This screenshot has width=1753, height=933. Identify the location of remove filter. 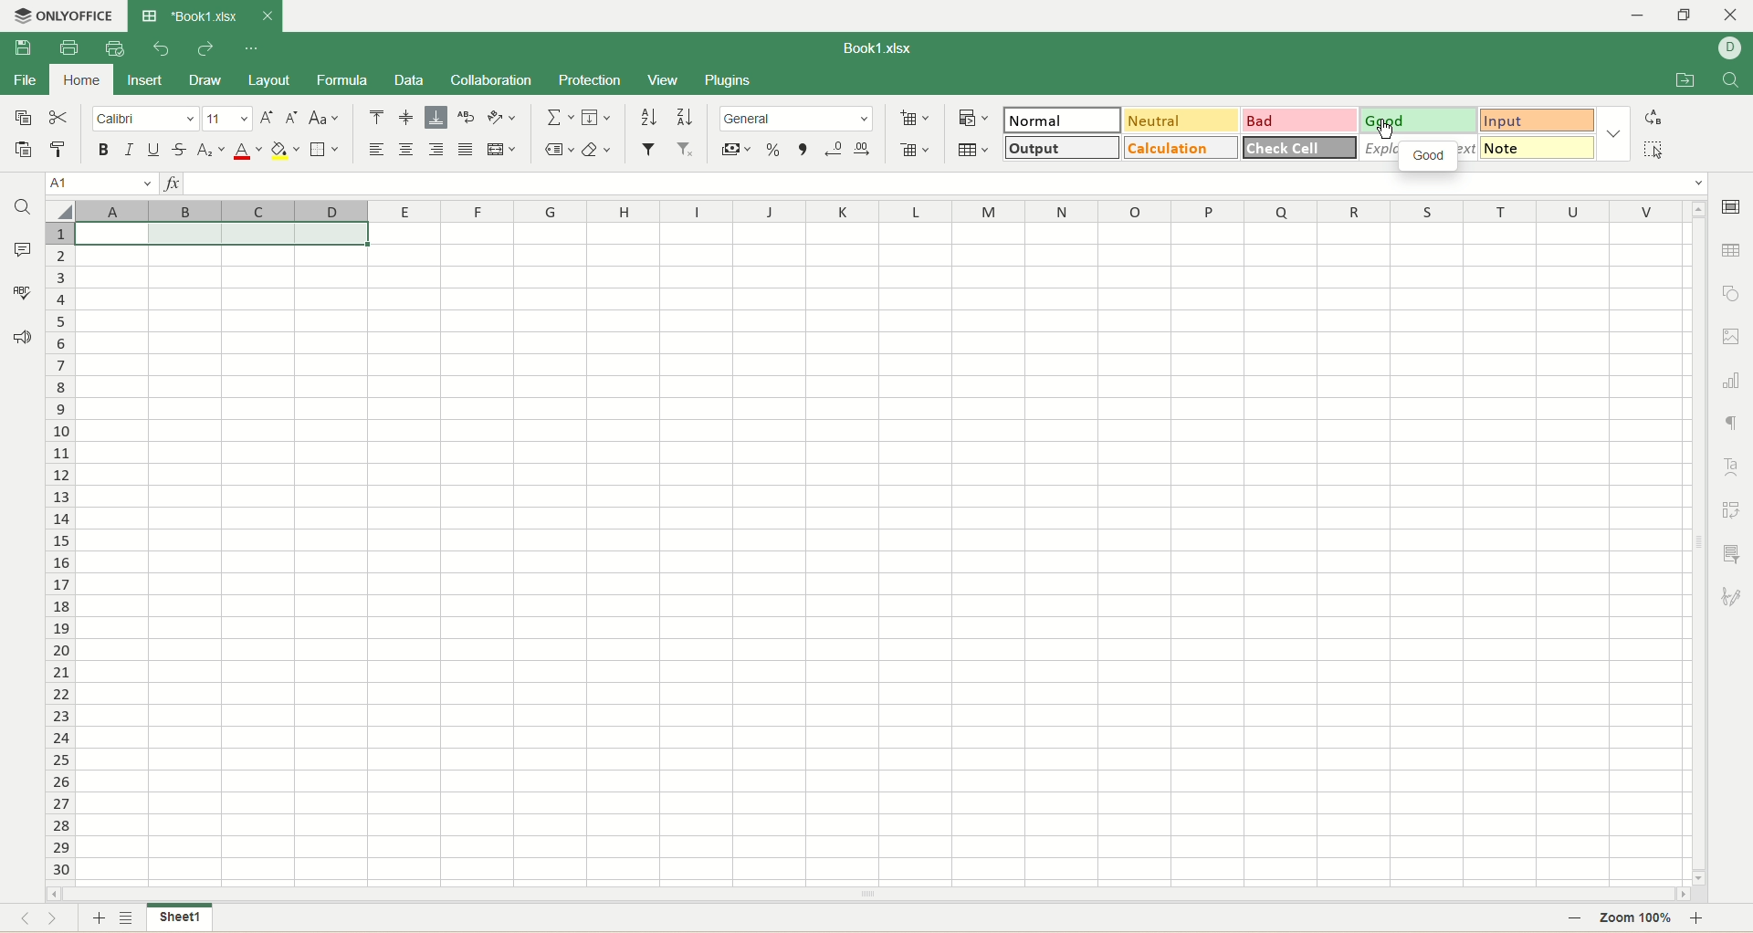
(684, 149).